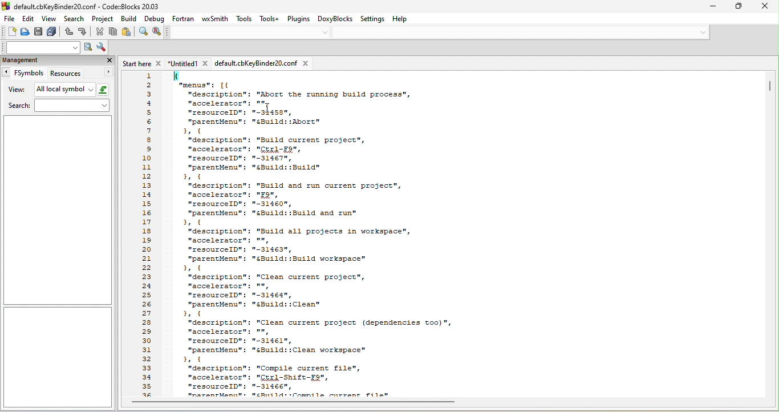  What do you see at coordinates (375, 19) in the screenshot?
I see `setting` at bounding box center [375, 19].